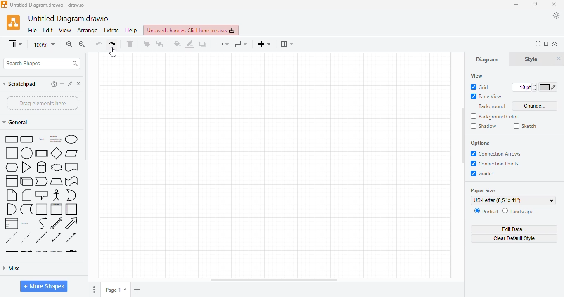 Image resolution: width=564 pixels, height=297 pixels. Describe the element at coordinates (95, 290) in the screenshot. I see `options` at that location.